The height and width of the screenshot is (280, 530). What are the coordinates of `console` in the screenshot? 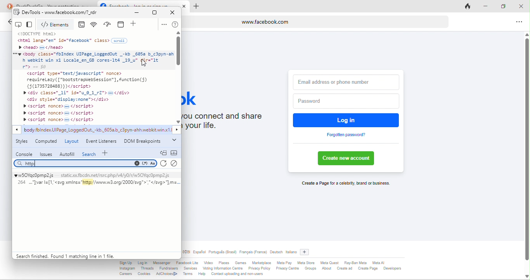 It's located at (24, 154).